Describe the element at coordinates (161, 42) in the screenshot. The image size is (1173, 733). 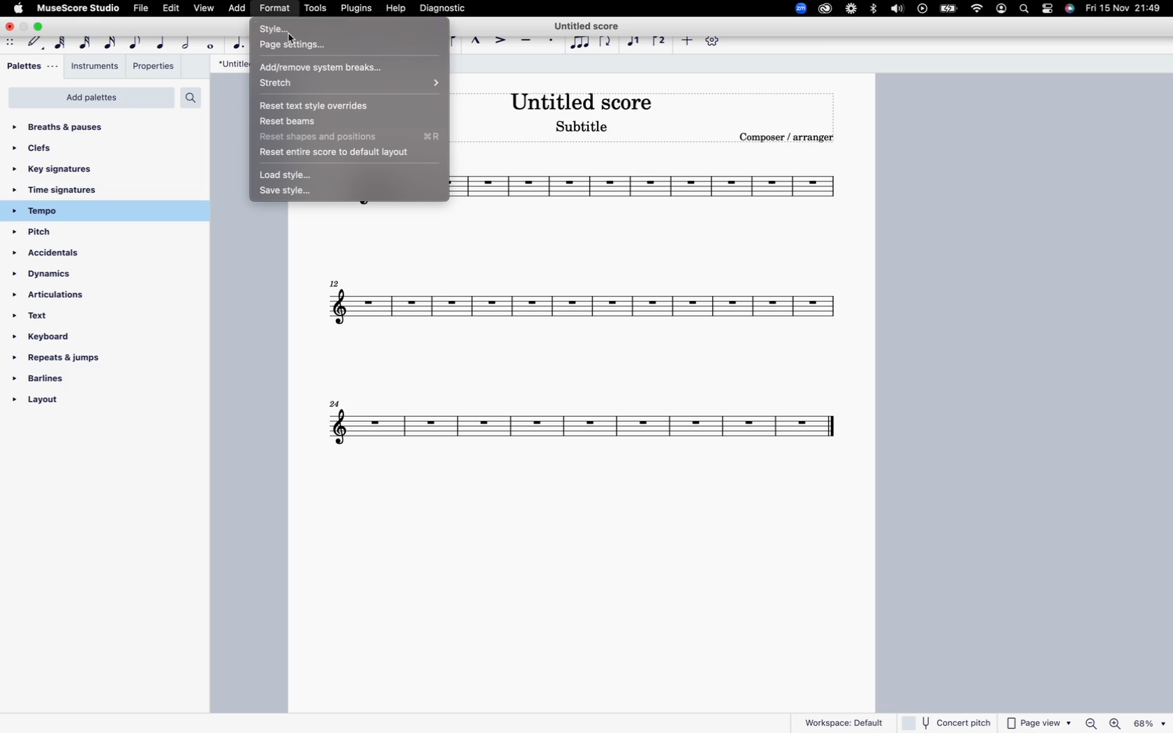
I see `quarter note` at that location.